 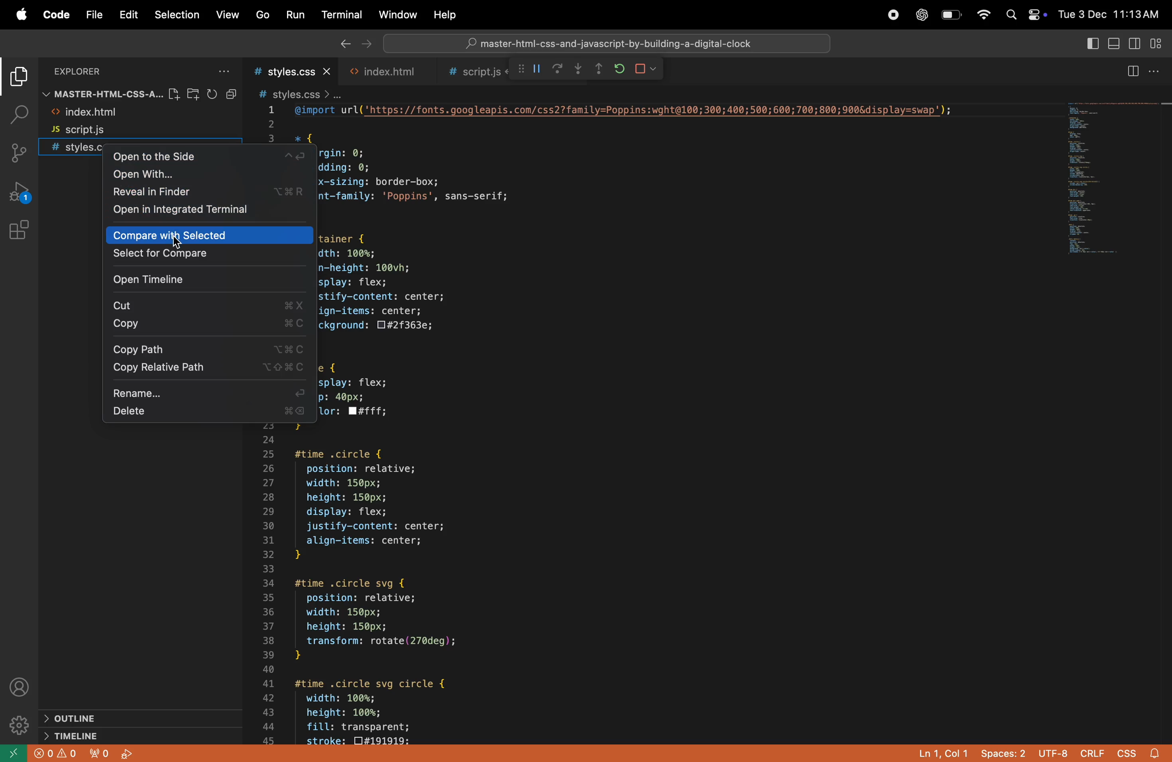 What do you see at coordinates (22, 195) in the screenshot?
I see `run and debug` at bounding box center [22, 195].